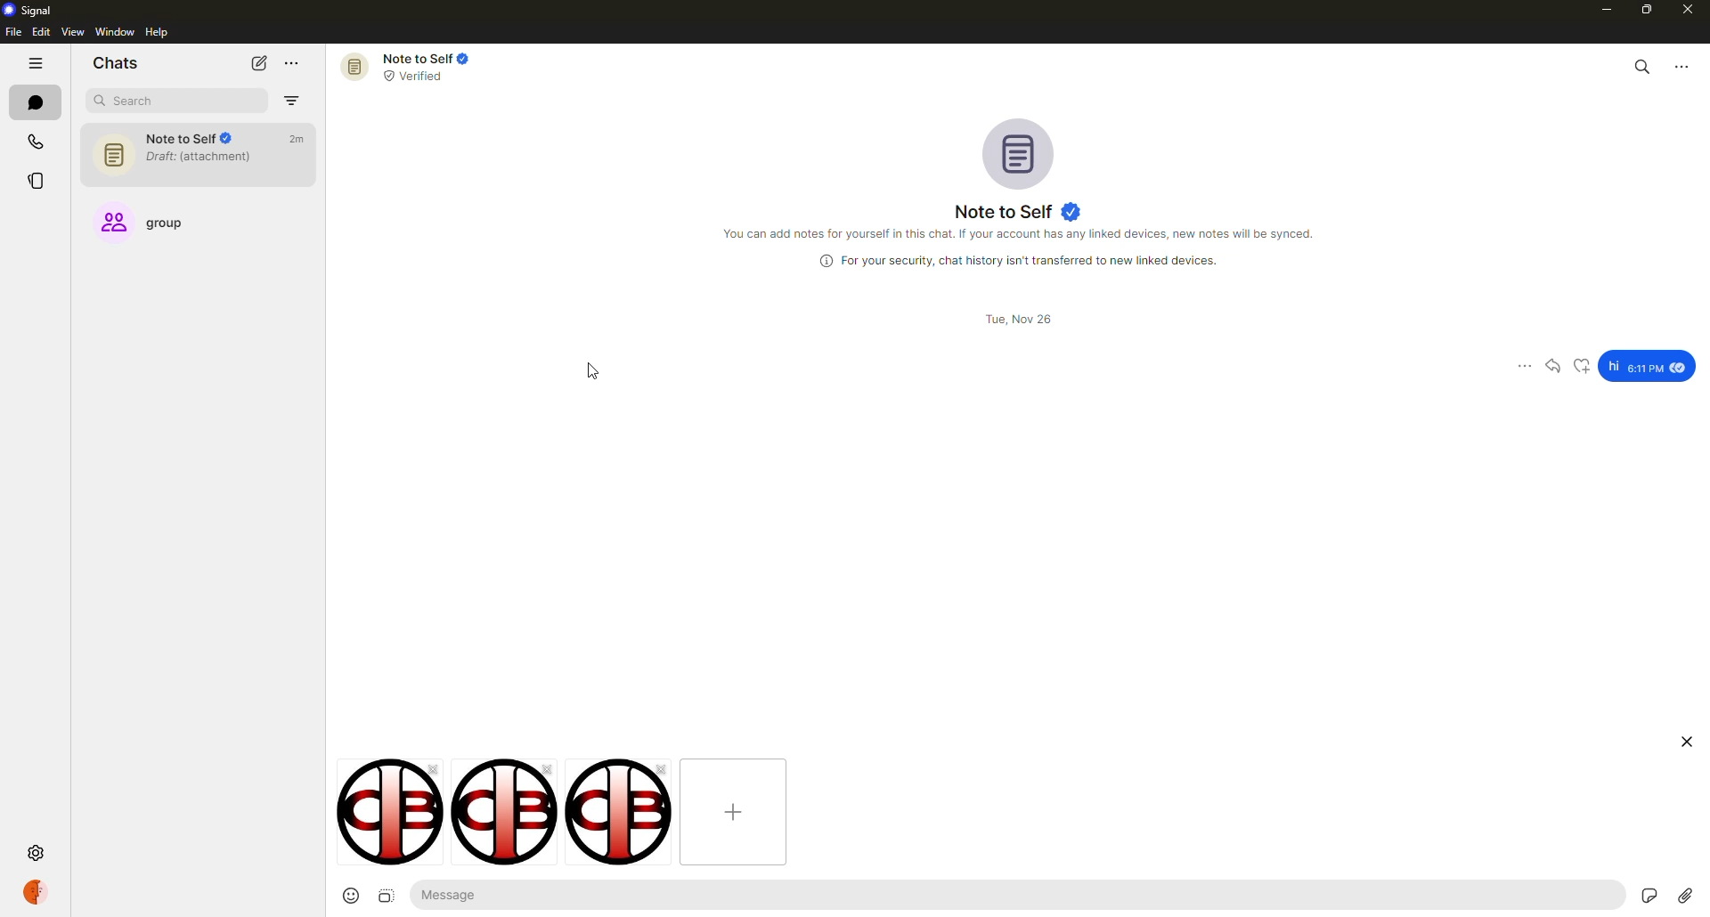 The width and height of the screenshot is (1710, 917). I want to click on stickers, so click(1646, 890).